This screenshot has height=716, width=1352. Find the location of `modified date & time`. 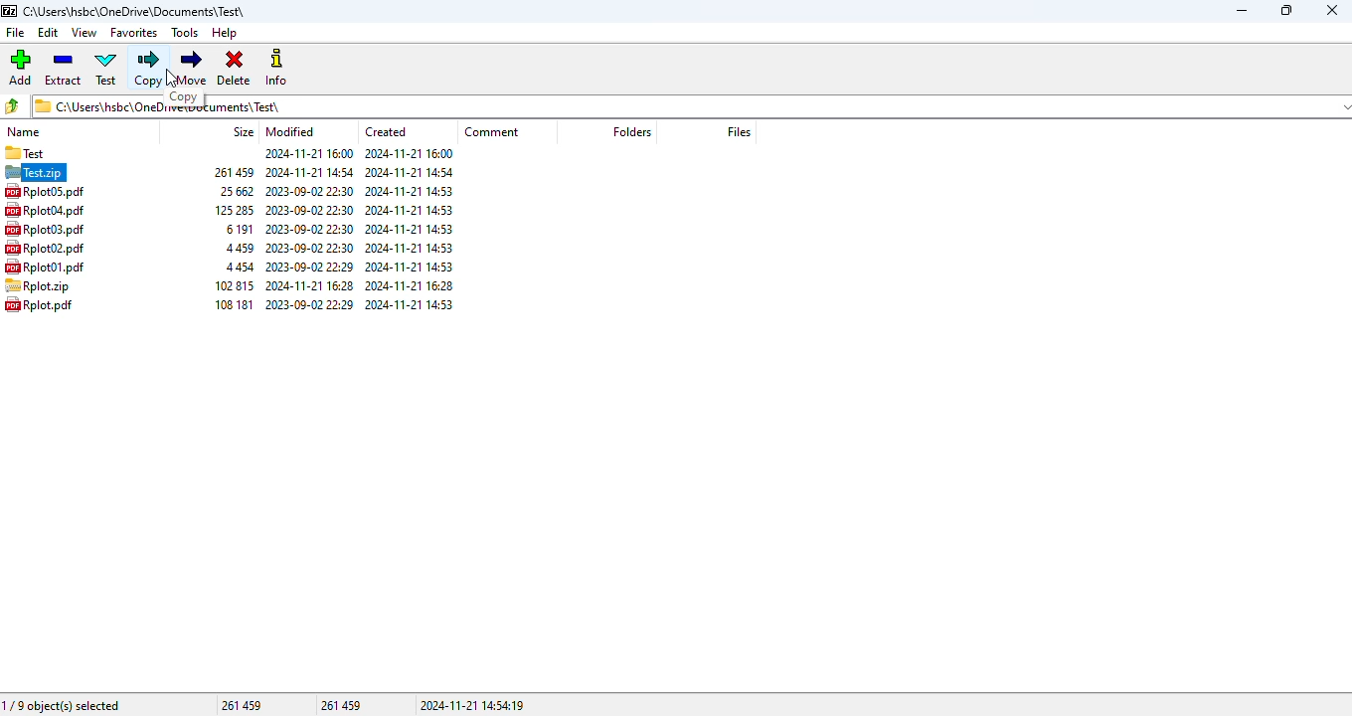

modified date & time is located at coordinates (308, 172).